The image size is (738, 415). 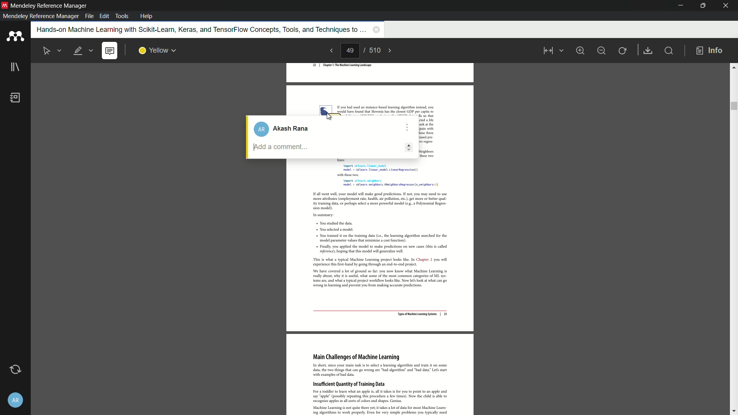 I want to click on current page, so click(x=351, y=51).